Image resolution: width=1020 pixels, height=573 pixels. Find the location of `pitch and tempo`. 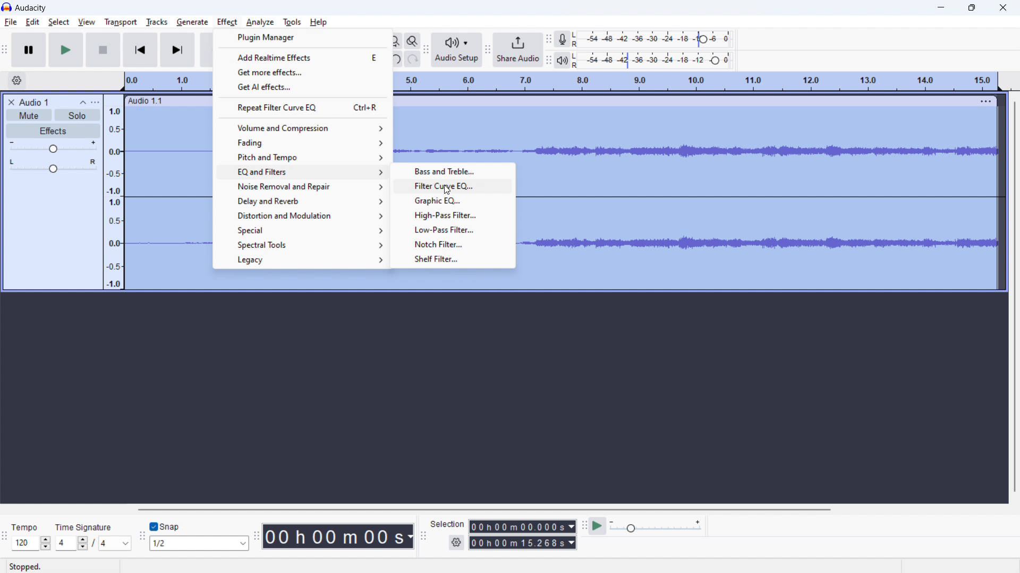

pitch and tempo is located at coordinates (302, 158).